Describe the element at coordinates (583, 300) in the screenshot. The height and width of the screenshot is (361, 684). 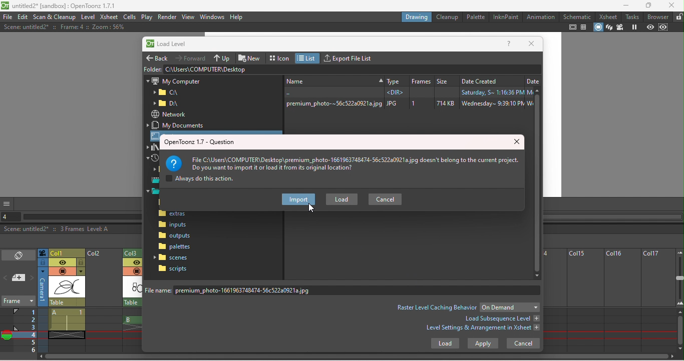
I see `Column 15` at that location.